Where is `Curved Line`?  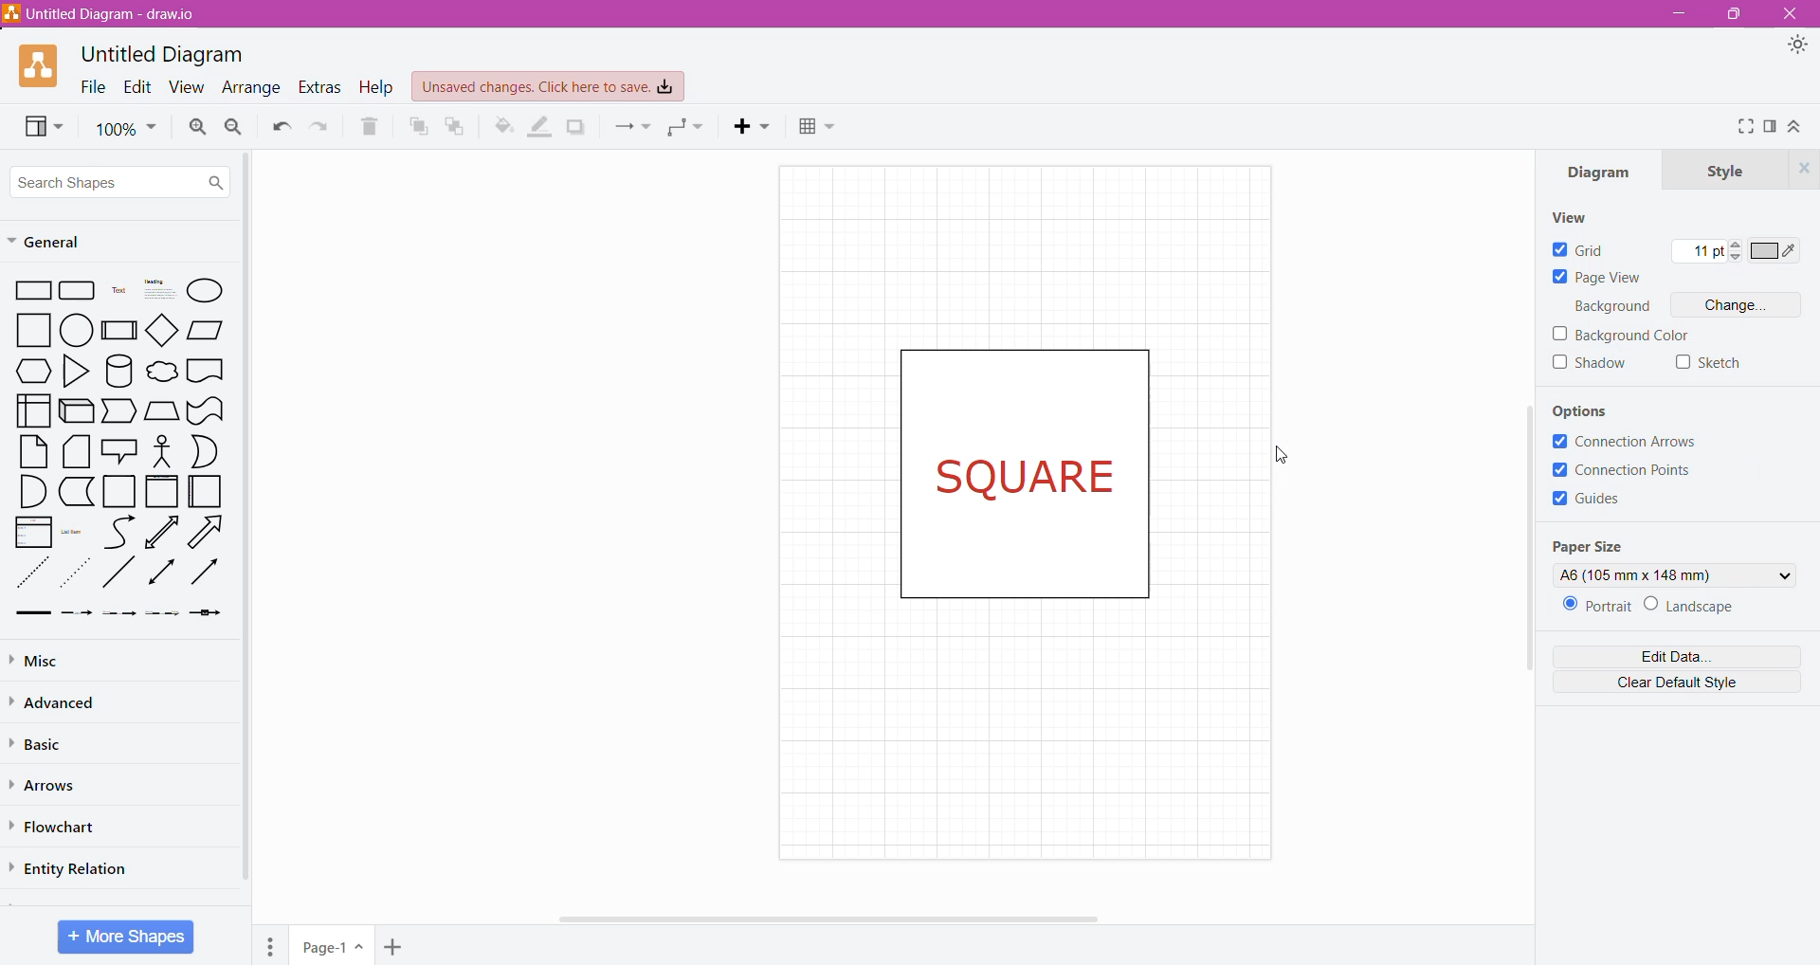
Curved Line is located at coordinates (118, 533).